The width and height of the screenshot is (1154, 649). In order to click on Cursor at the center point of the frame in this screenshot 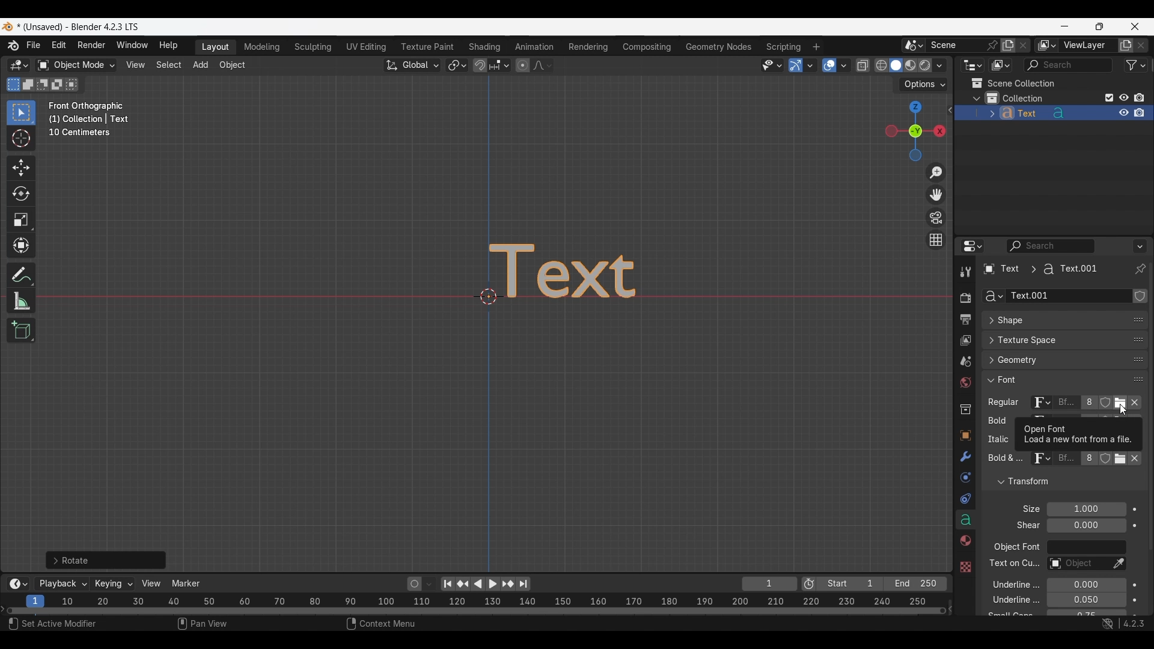, I will do `click(489, 296)`.